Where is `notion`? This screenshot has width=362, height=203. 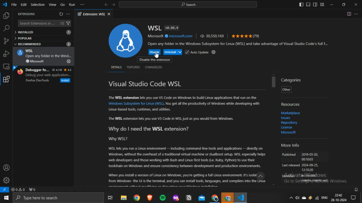
notion is located at coordinates (189, 197).